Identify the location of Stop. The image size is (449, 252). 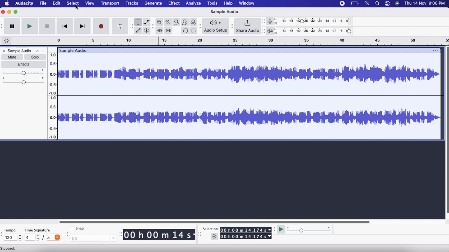
(342, 4).